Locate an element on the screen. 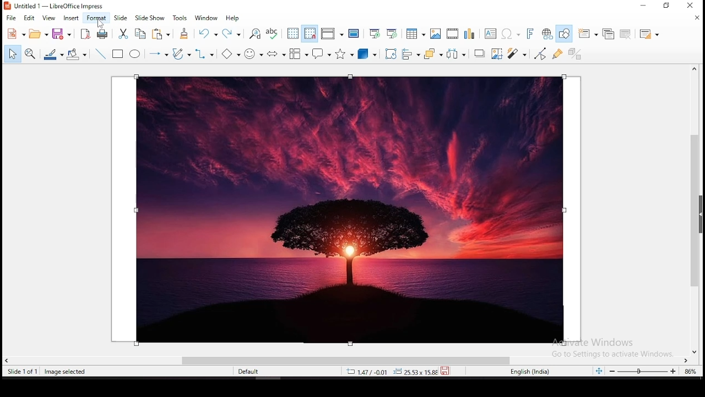 The height and width of the screenshot is (397, 705). format is located at coordinates (97, 19).